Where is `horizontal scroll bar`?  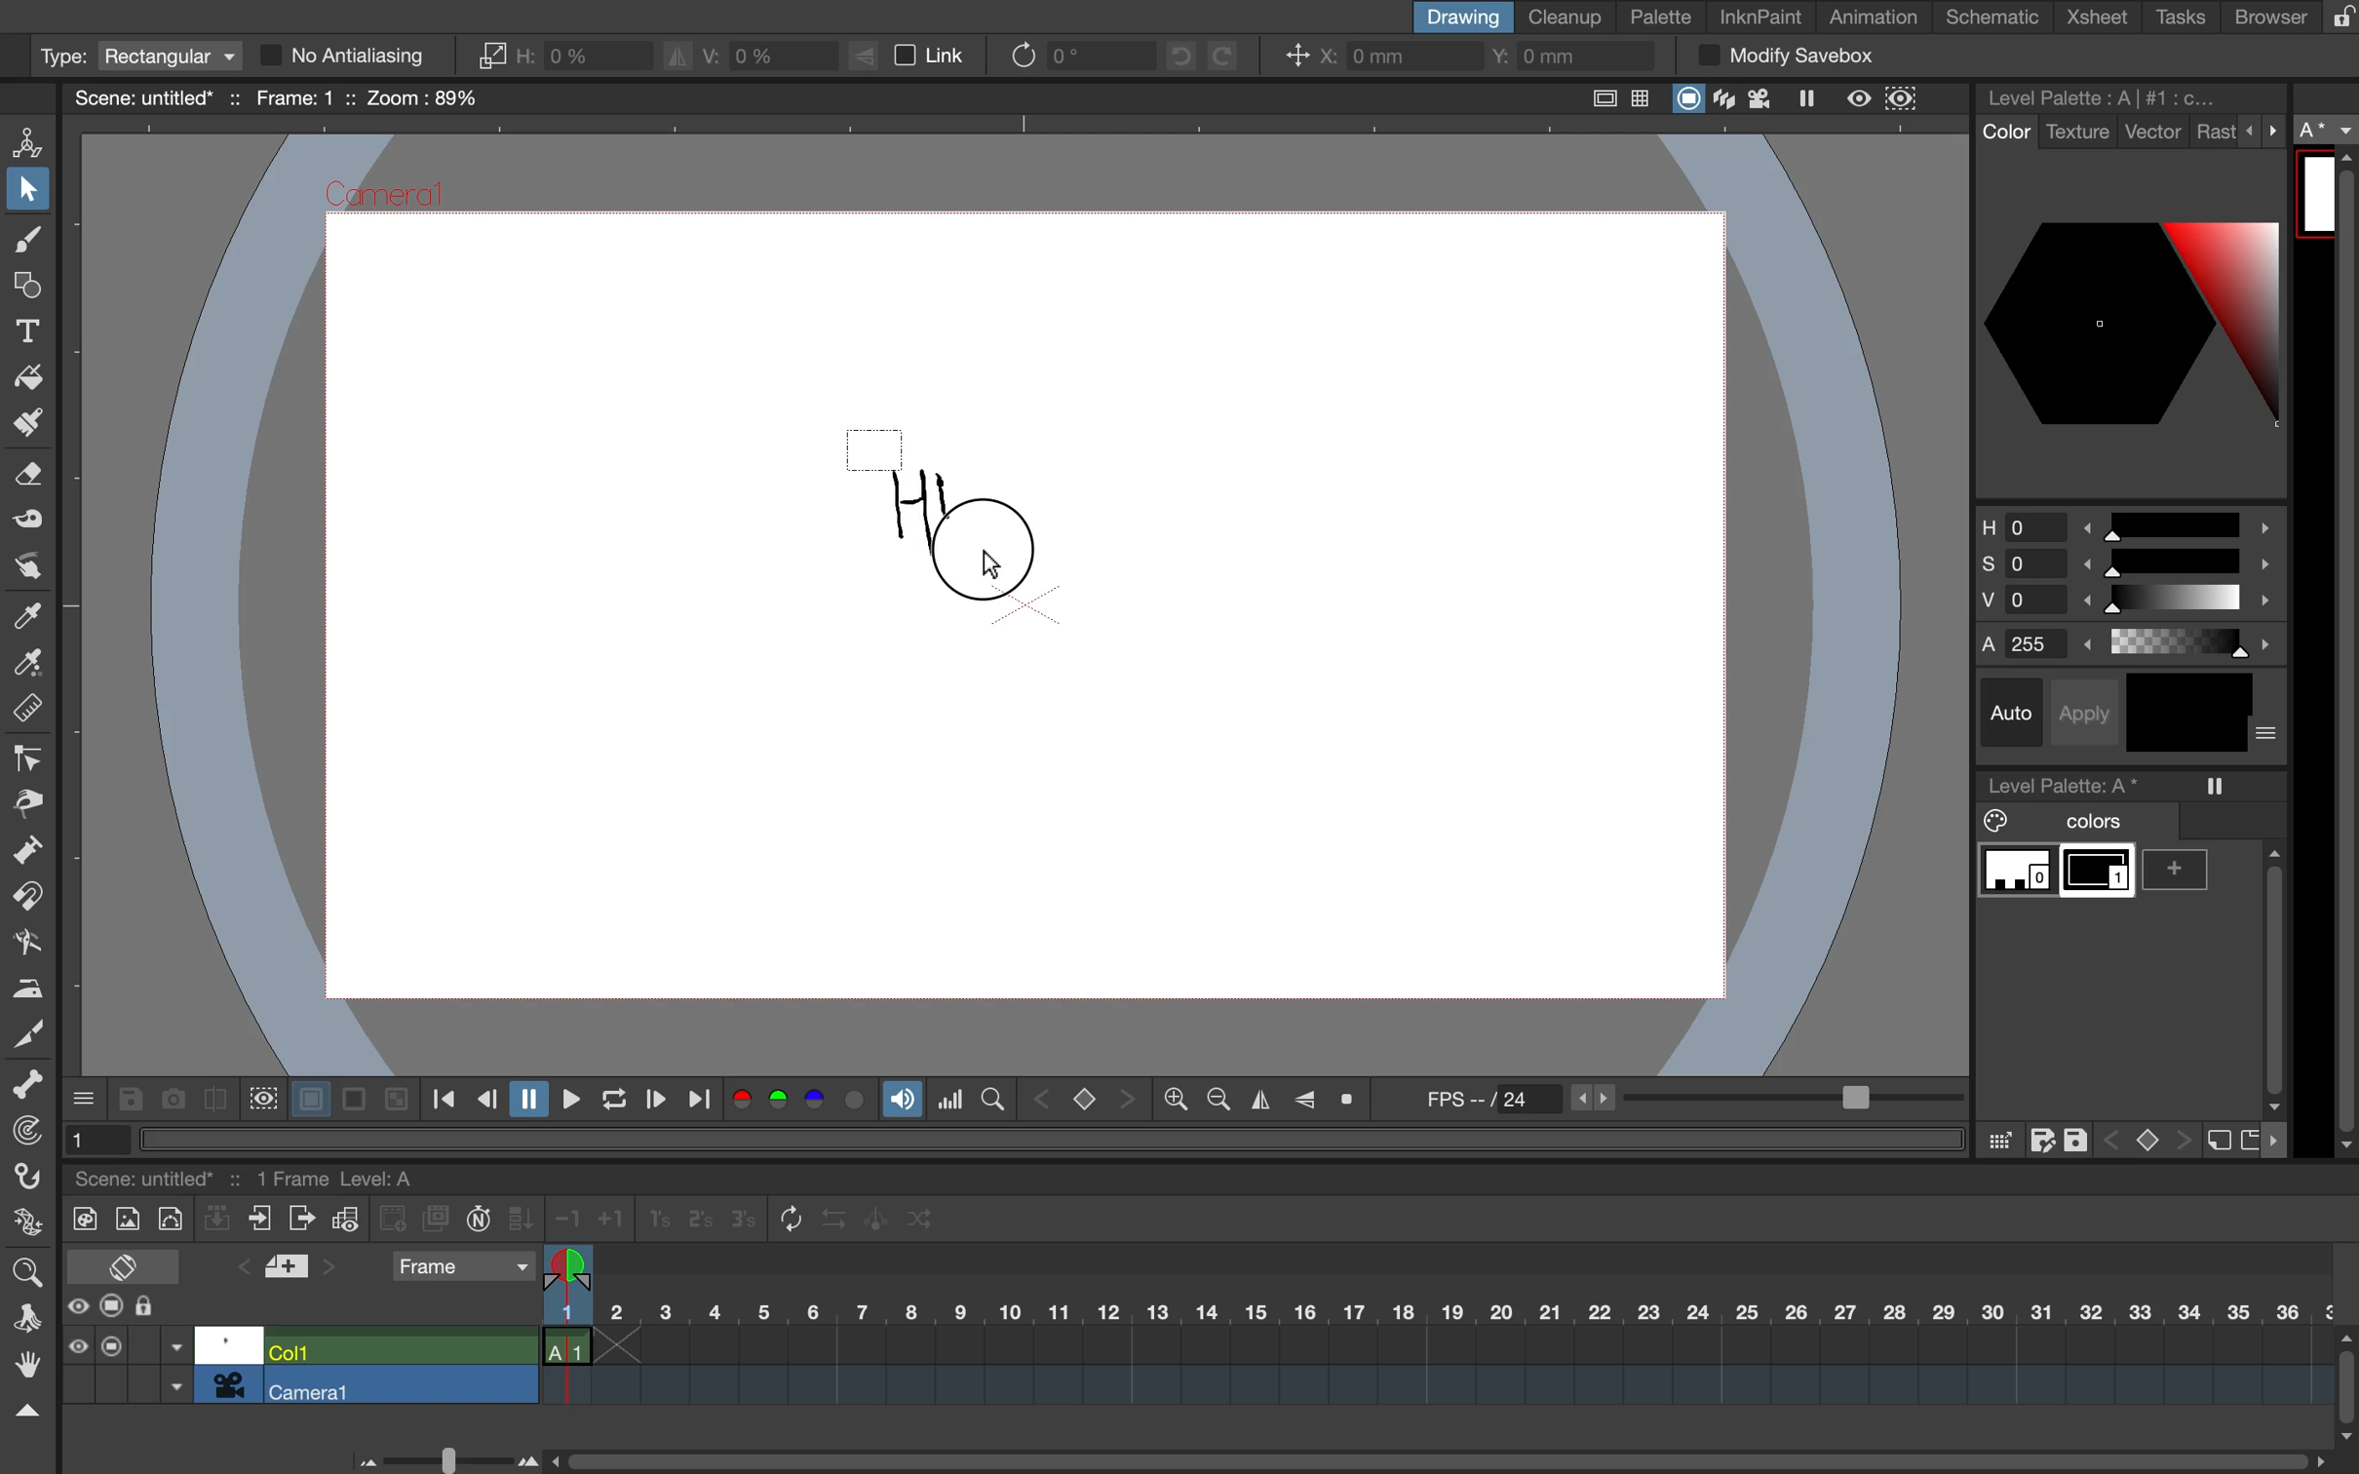
horizontal scroll bar is located at coordinates (1429, 1452).